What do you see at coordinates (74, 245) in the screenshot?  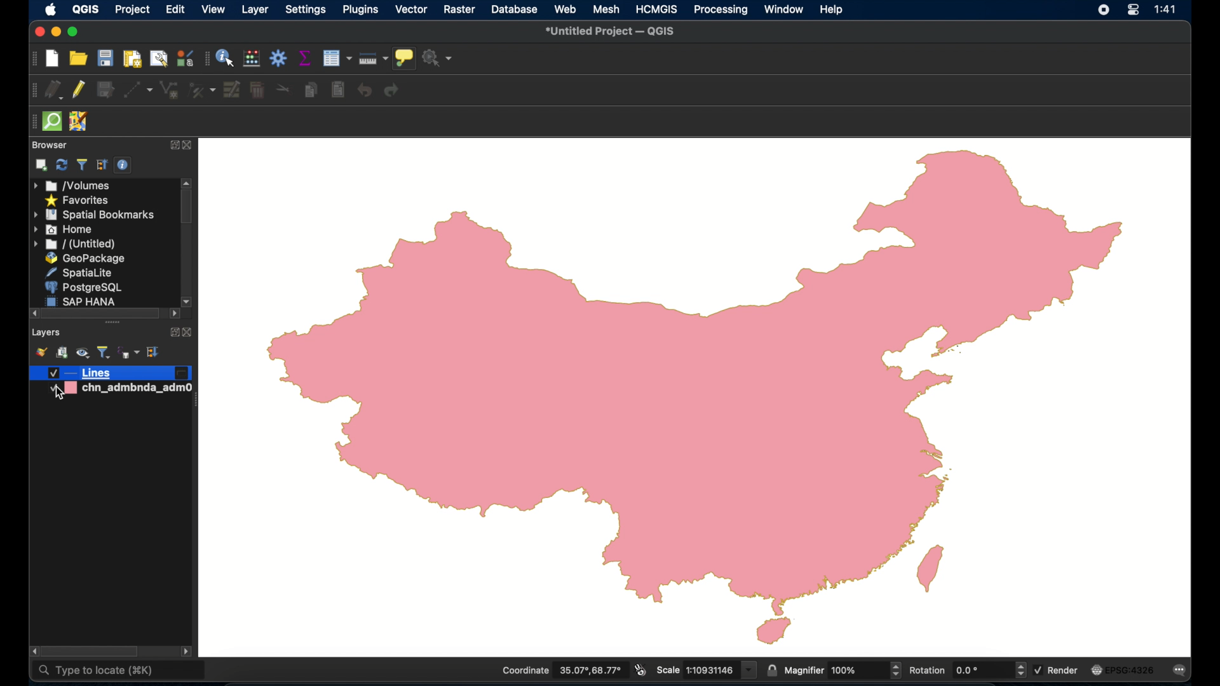 I see `untitled menu` at bounding box center [74, 245].